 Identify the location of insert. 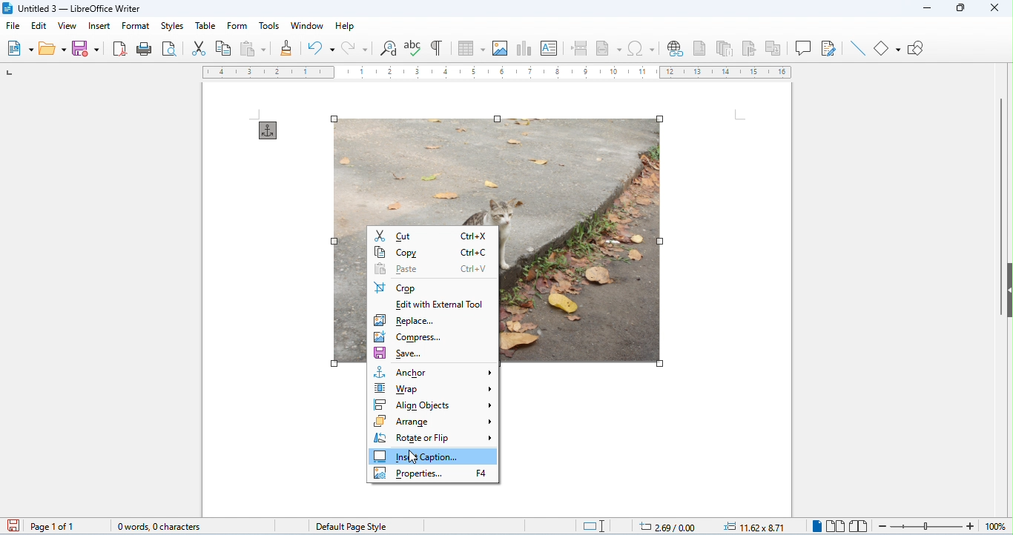
(99, 25).